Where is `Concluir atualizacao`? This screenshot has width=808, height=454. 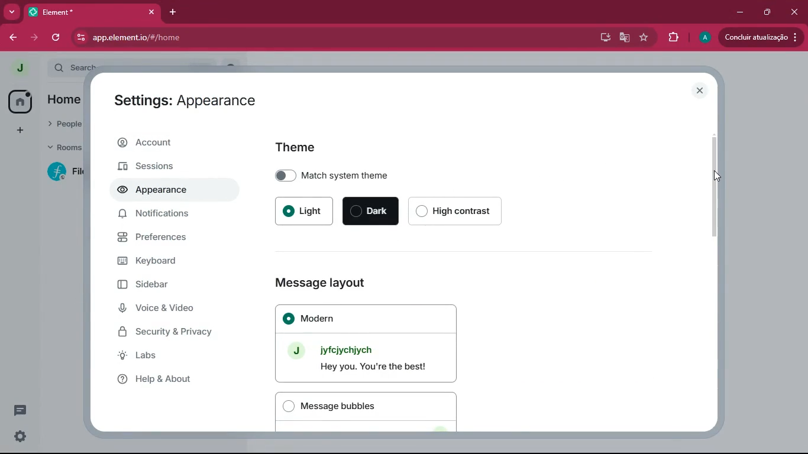
Concluir atualizacao is located at coordinates (763, 37).